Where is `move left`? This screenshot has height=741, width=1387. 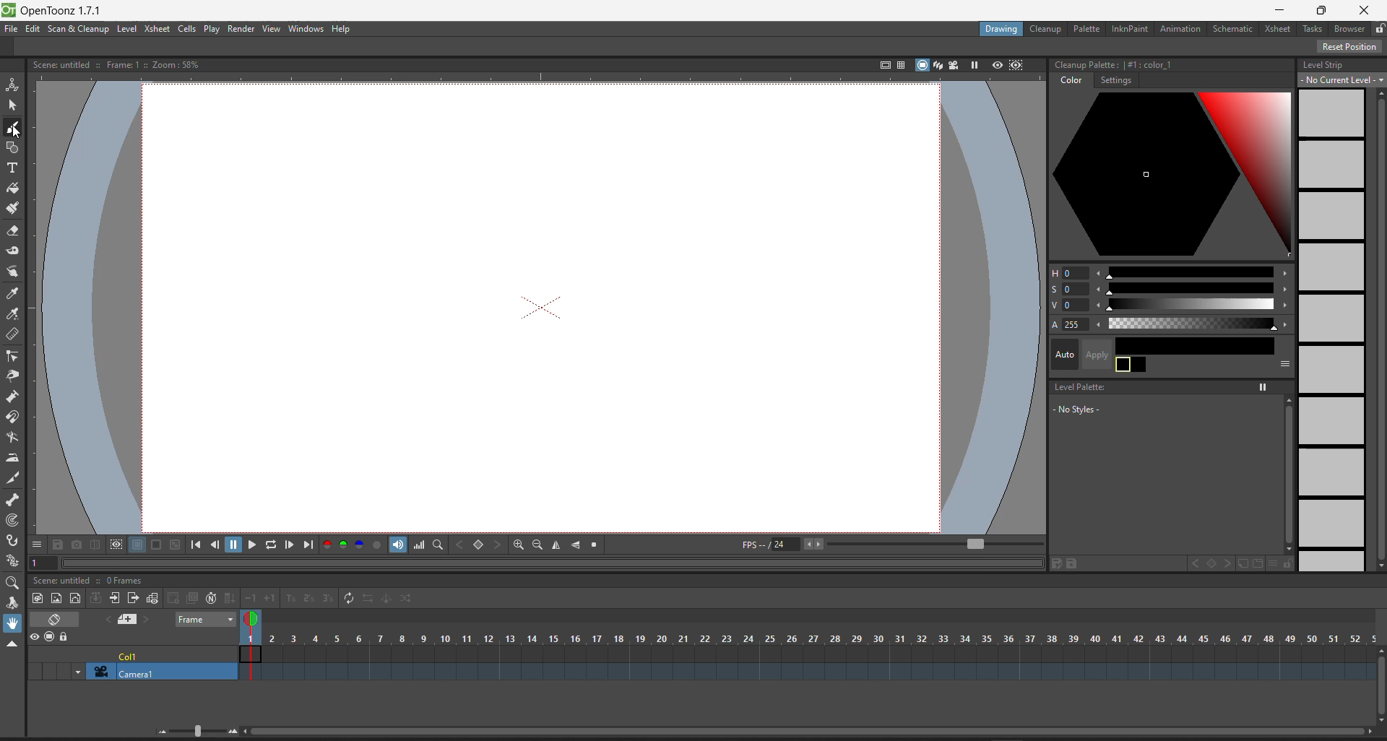 move left is located at coordinates (1099, 324).